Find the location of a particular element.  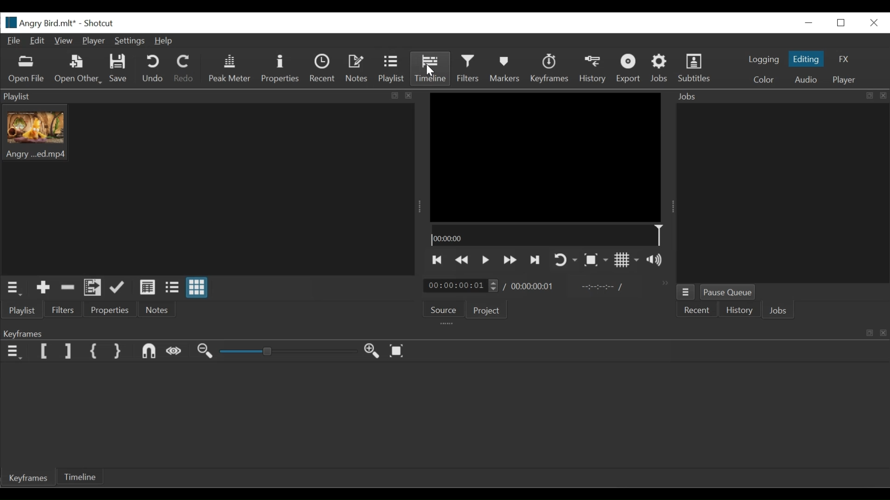

Editing is located at coordinates (807, 59).